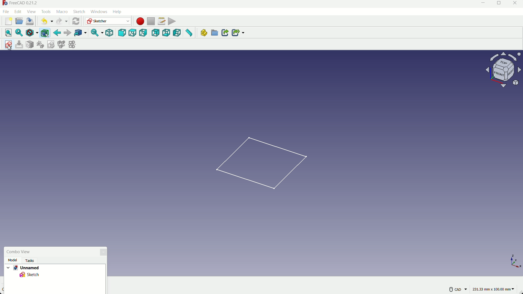  What do you see at coordinates (80, 33) in the screenshot?
I see `link to the object` at bounding box center [80, 33].